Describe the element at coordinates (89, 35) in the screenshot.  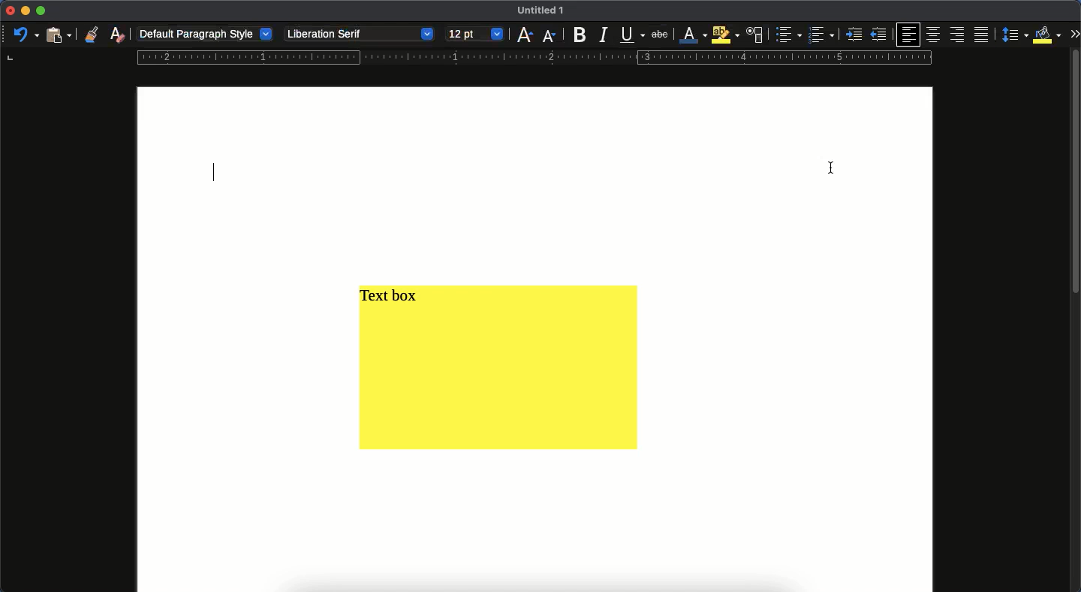
I see `clone formatting` at that location.